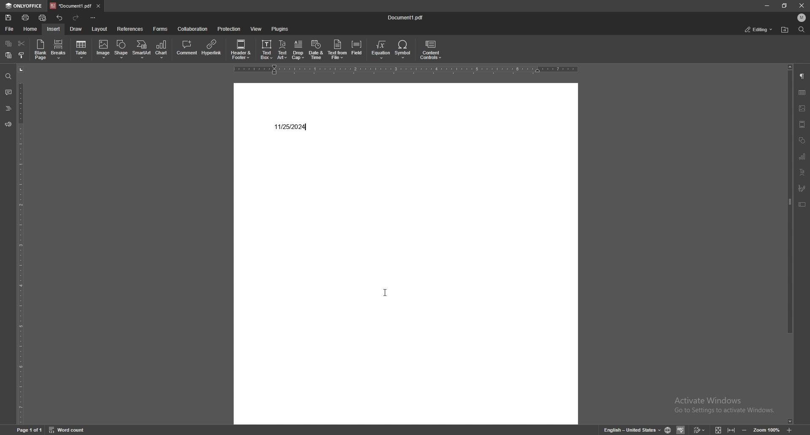  I want to click on chart, so click(803, 158).